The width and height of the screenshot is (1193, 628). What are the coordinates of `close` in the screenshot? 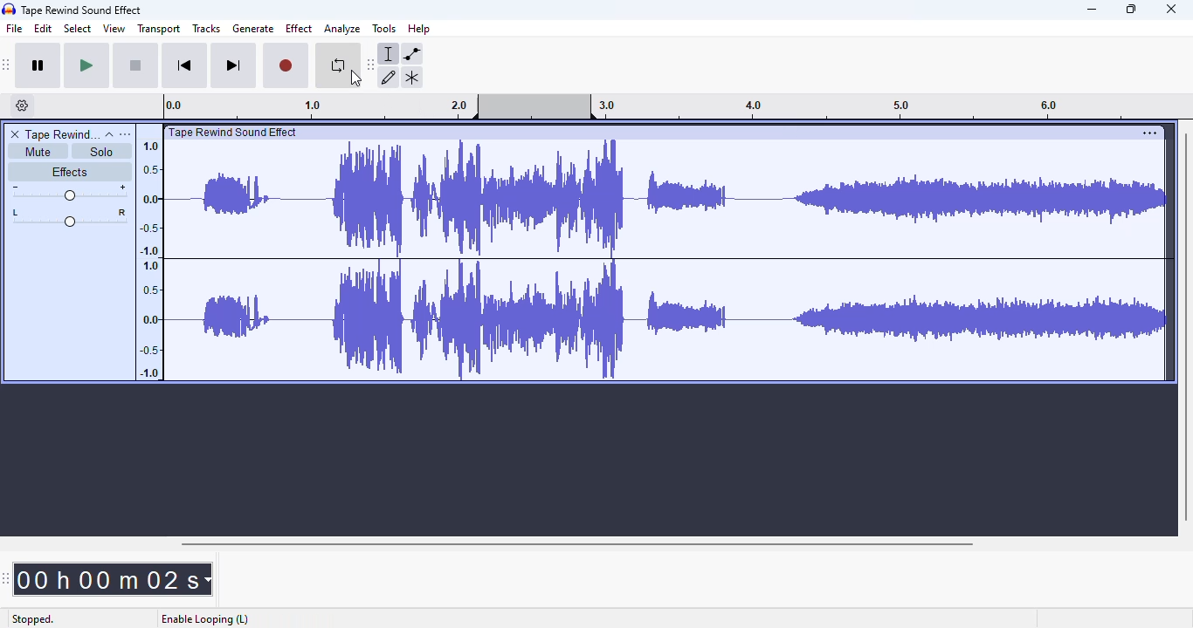 It's located at (1171, 9).